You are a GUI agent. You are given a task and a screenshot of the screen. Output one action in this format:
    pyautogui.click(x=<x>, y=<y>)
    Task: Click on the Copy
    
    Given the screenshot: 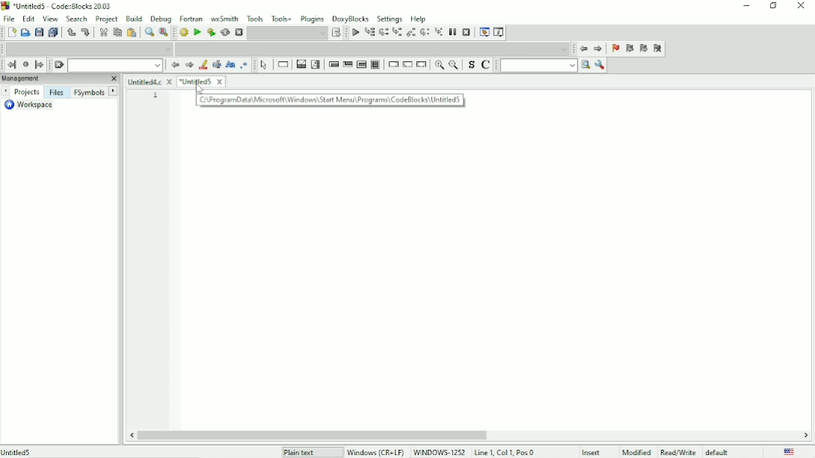 What is the action you would take?
    pyautogui.click(x=117, y=33)
    